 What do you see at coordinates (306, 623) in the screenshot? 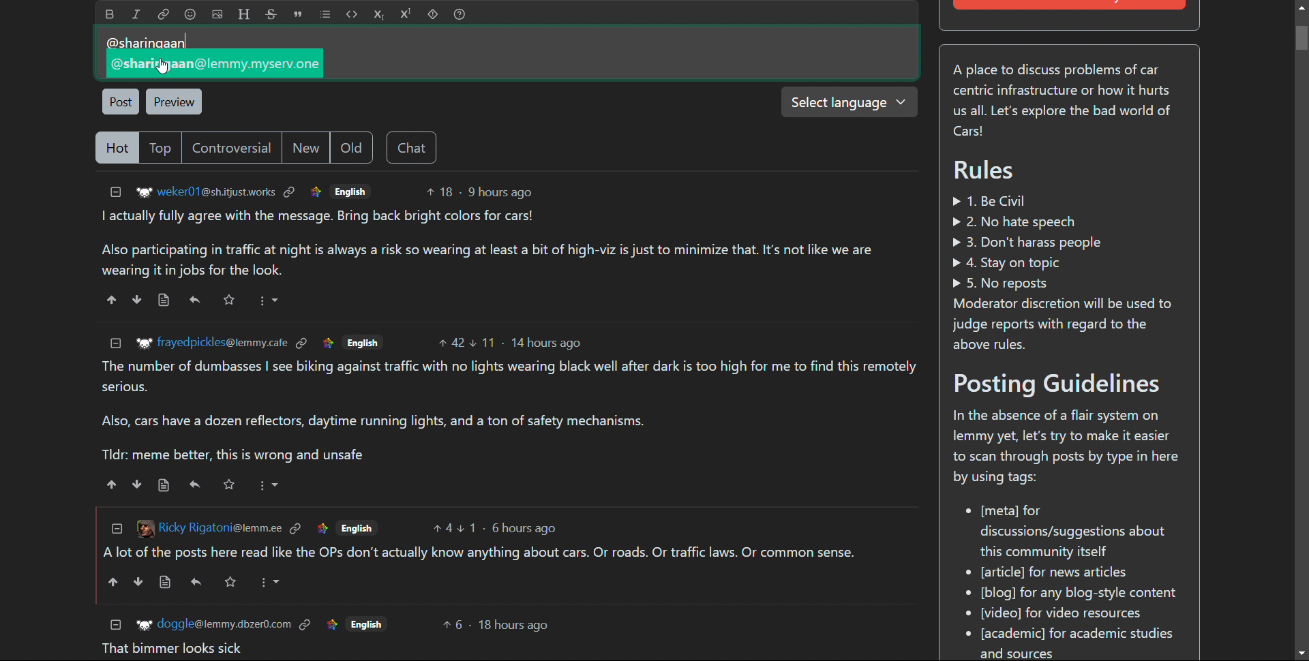
I see `link` at bounding box center [306, 623].